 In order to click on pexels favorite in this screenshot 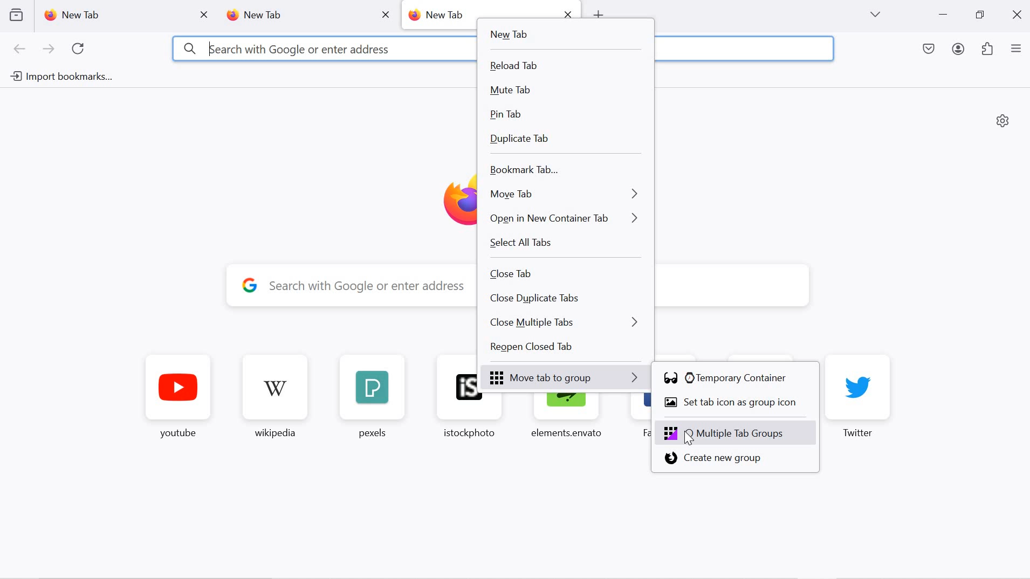, I will do `click(370, 397)`.